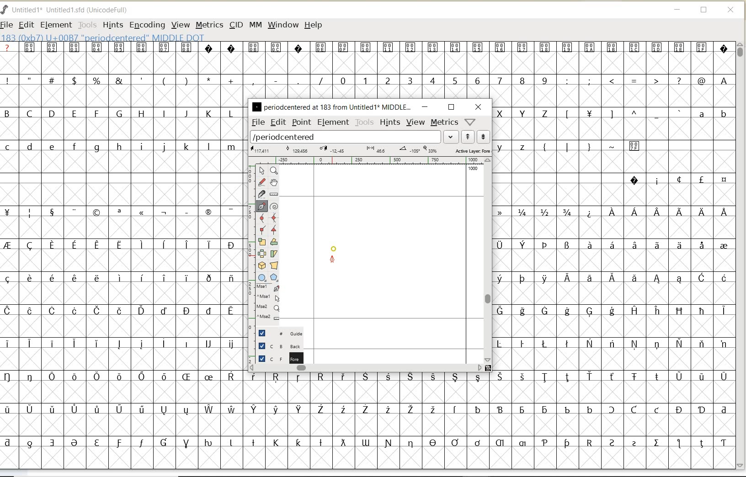  I want to click on special characters, so click(602, 150).